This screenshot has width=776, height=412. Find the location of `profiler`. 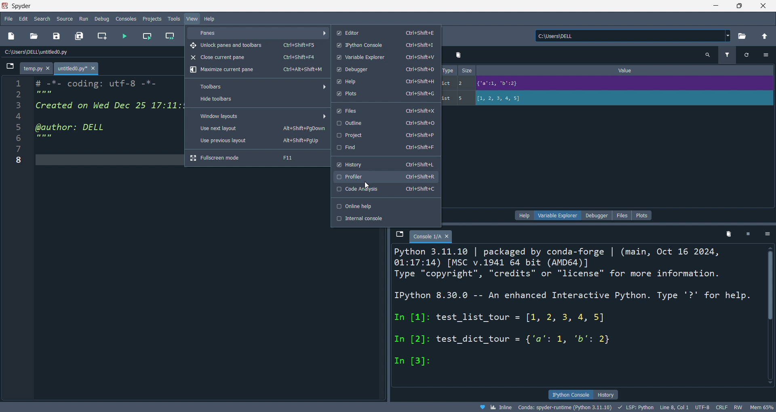

profiler is located at coordinates (386, 178).